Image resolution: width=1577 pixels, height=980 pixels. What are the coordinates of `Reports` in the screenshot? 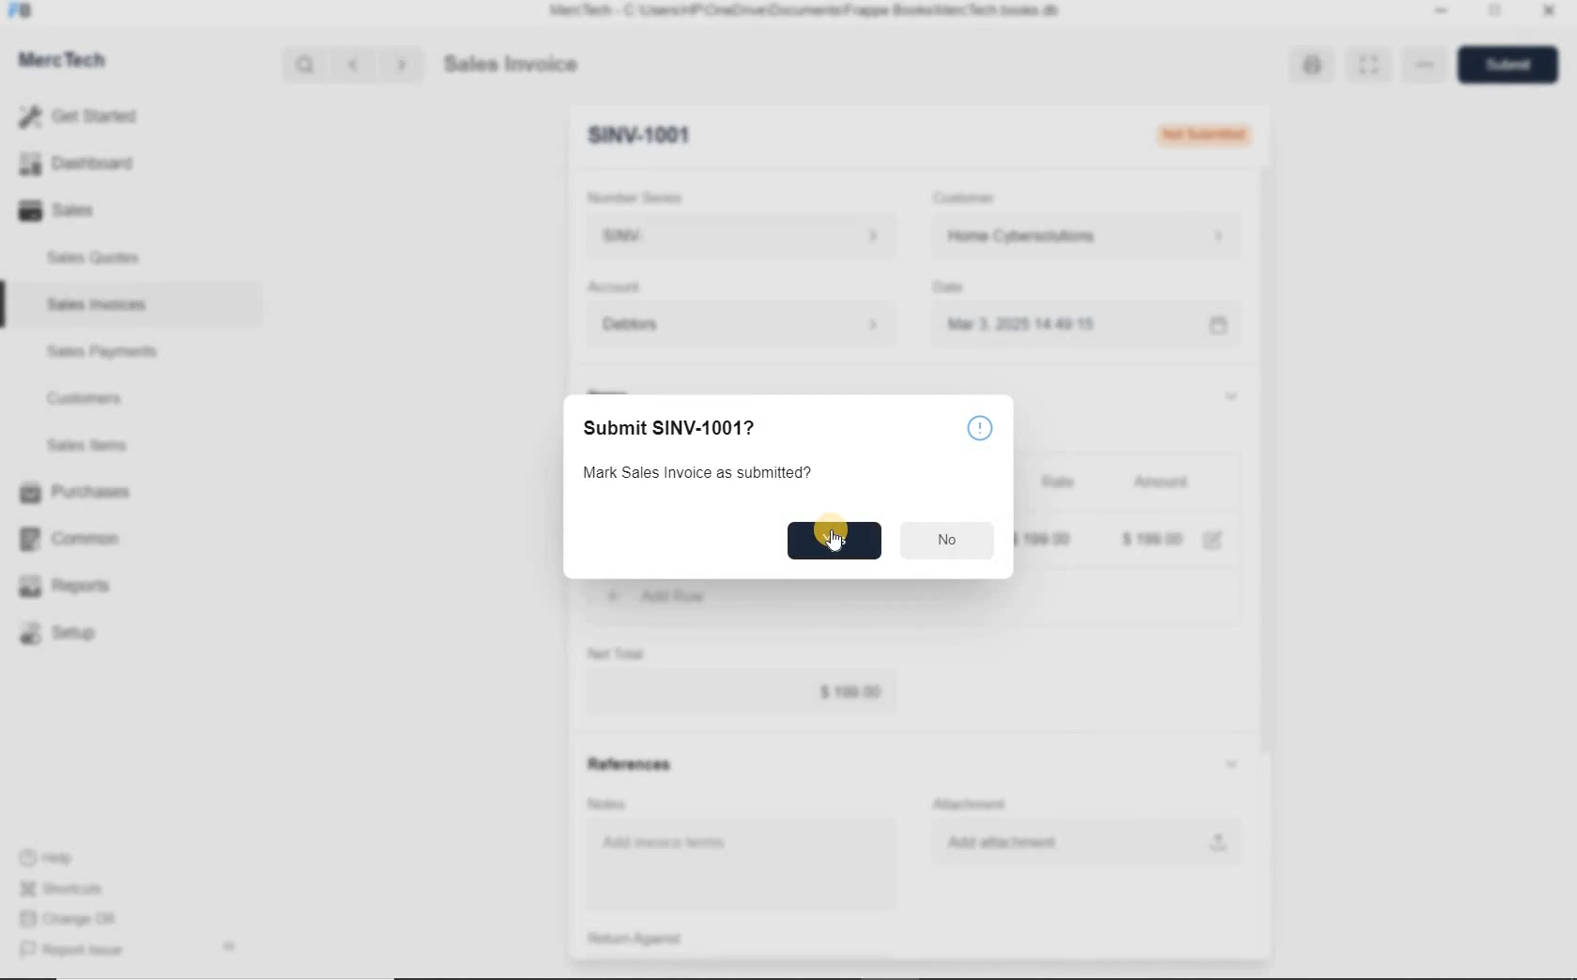 It's located at (79, 587).